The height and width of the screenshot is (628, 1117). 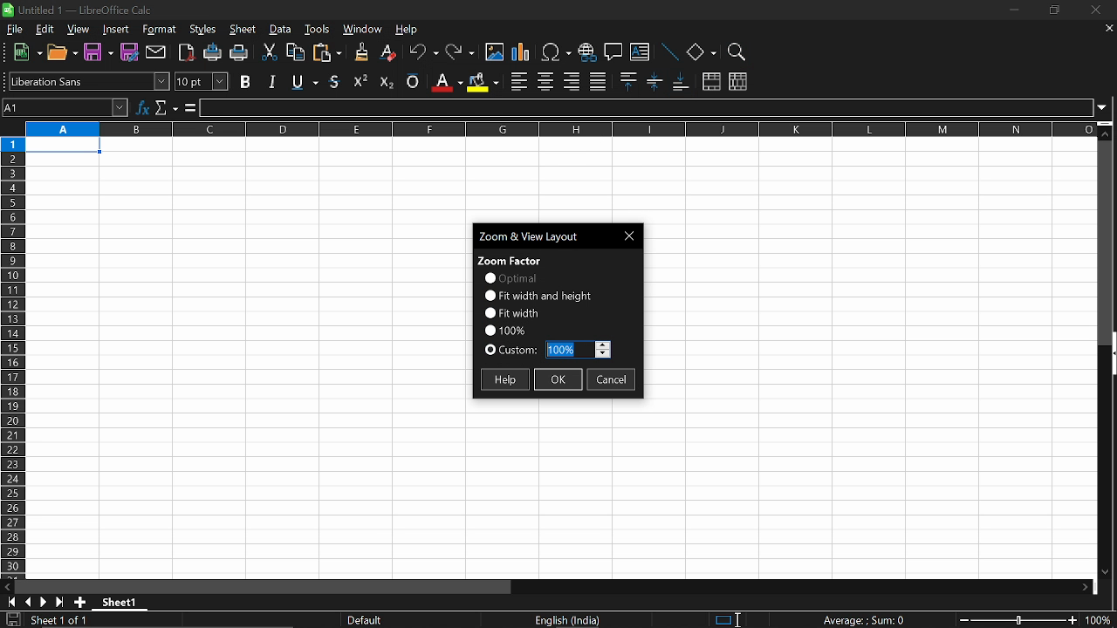 I want to click on fit width and height, so click(x=540, y=295).